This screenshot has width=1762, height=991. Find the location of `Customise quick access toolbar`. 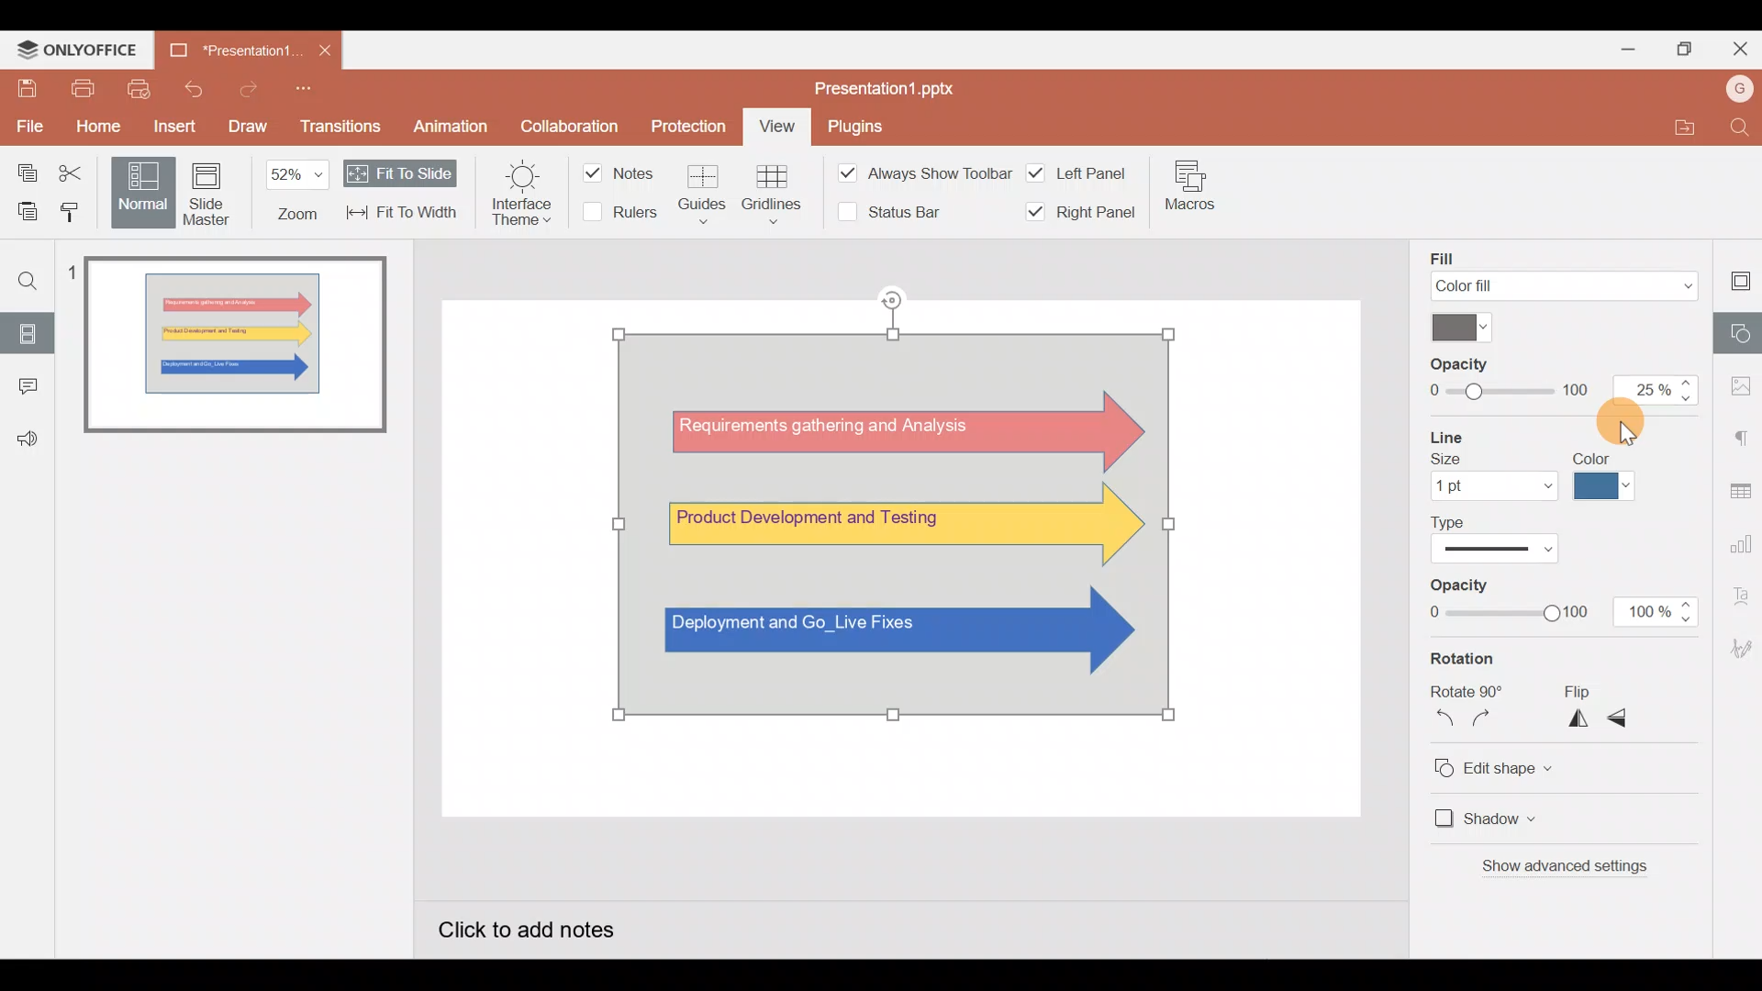

Customise quick access toolbar is located at coordinates (304, 88).